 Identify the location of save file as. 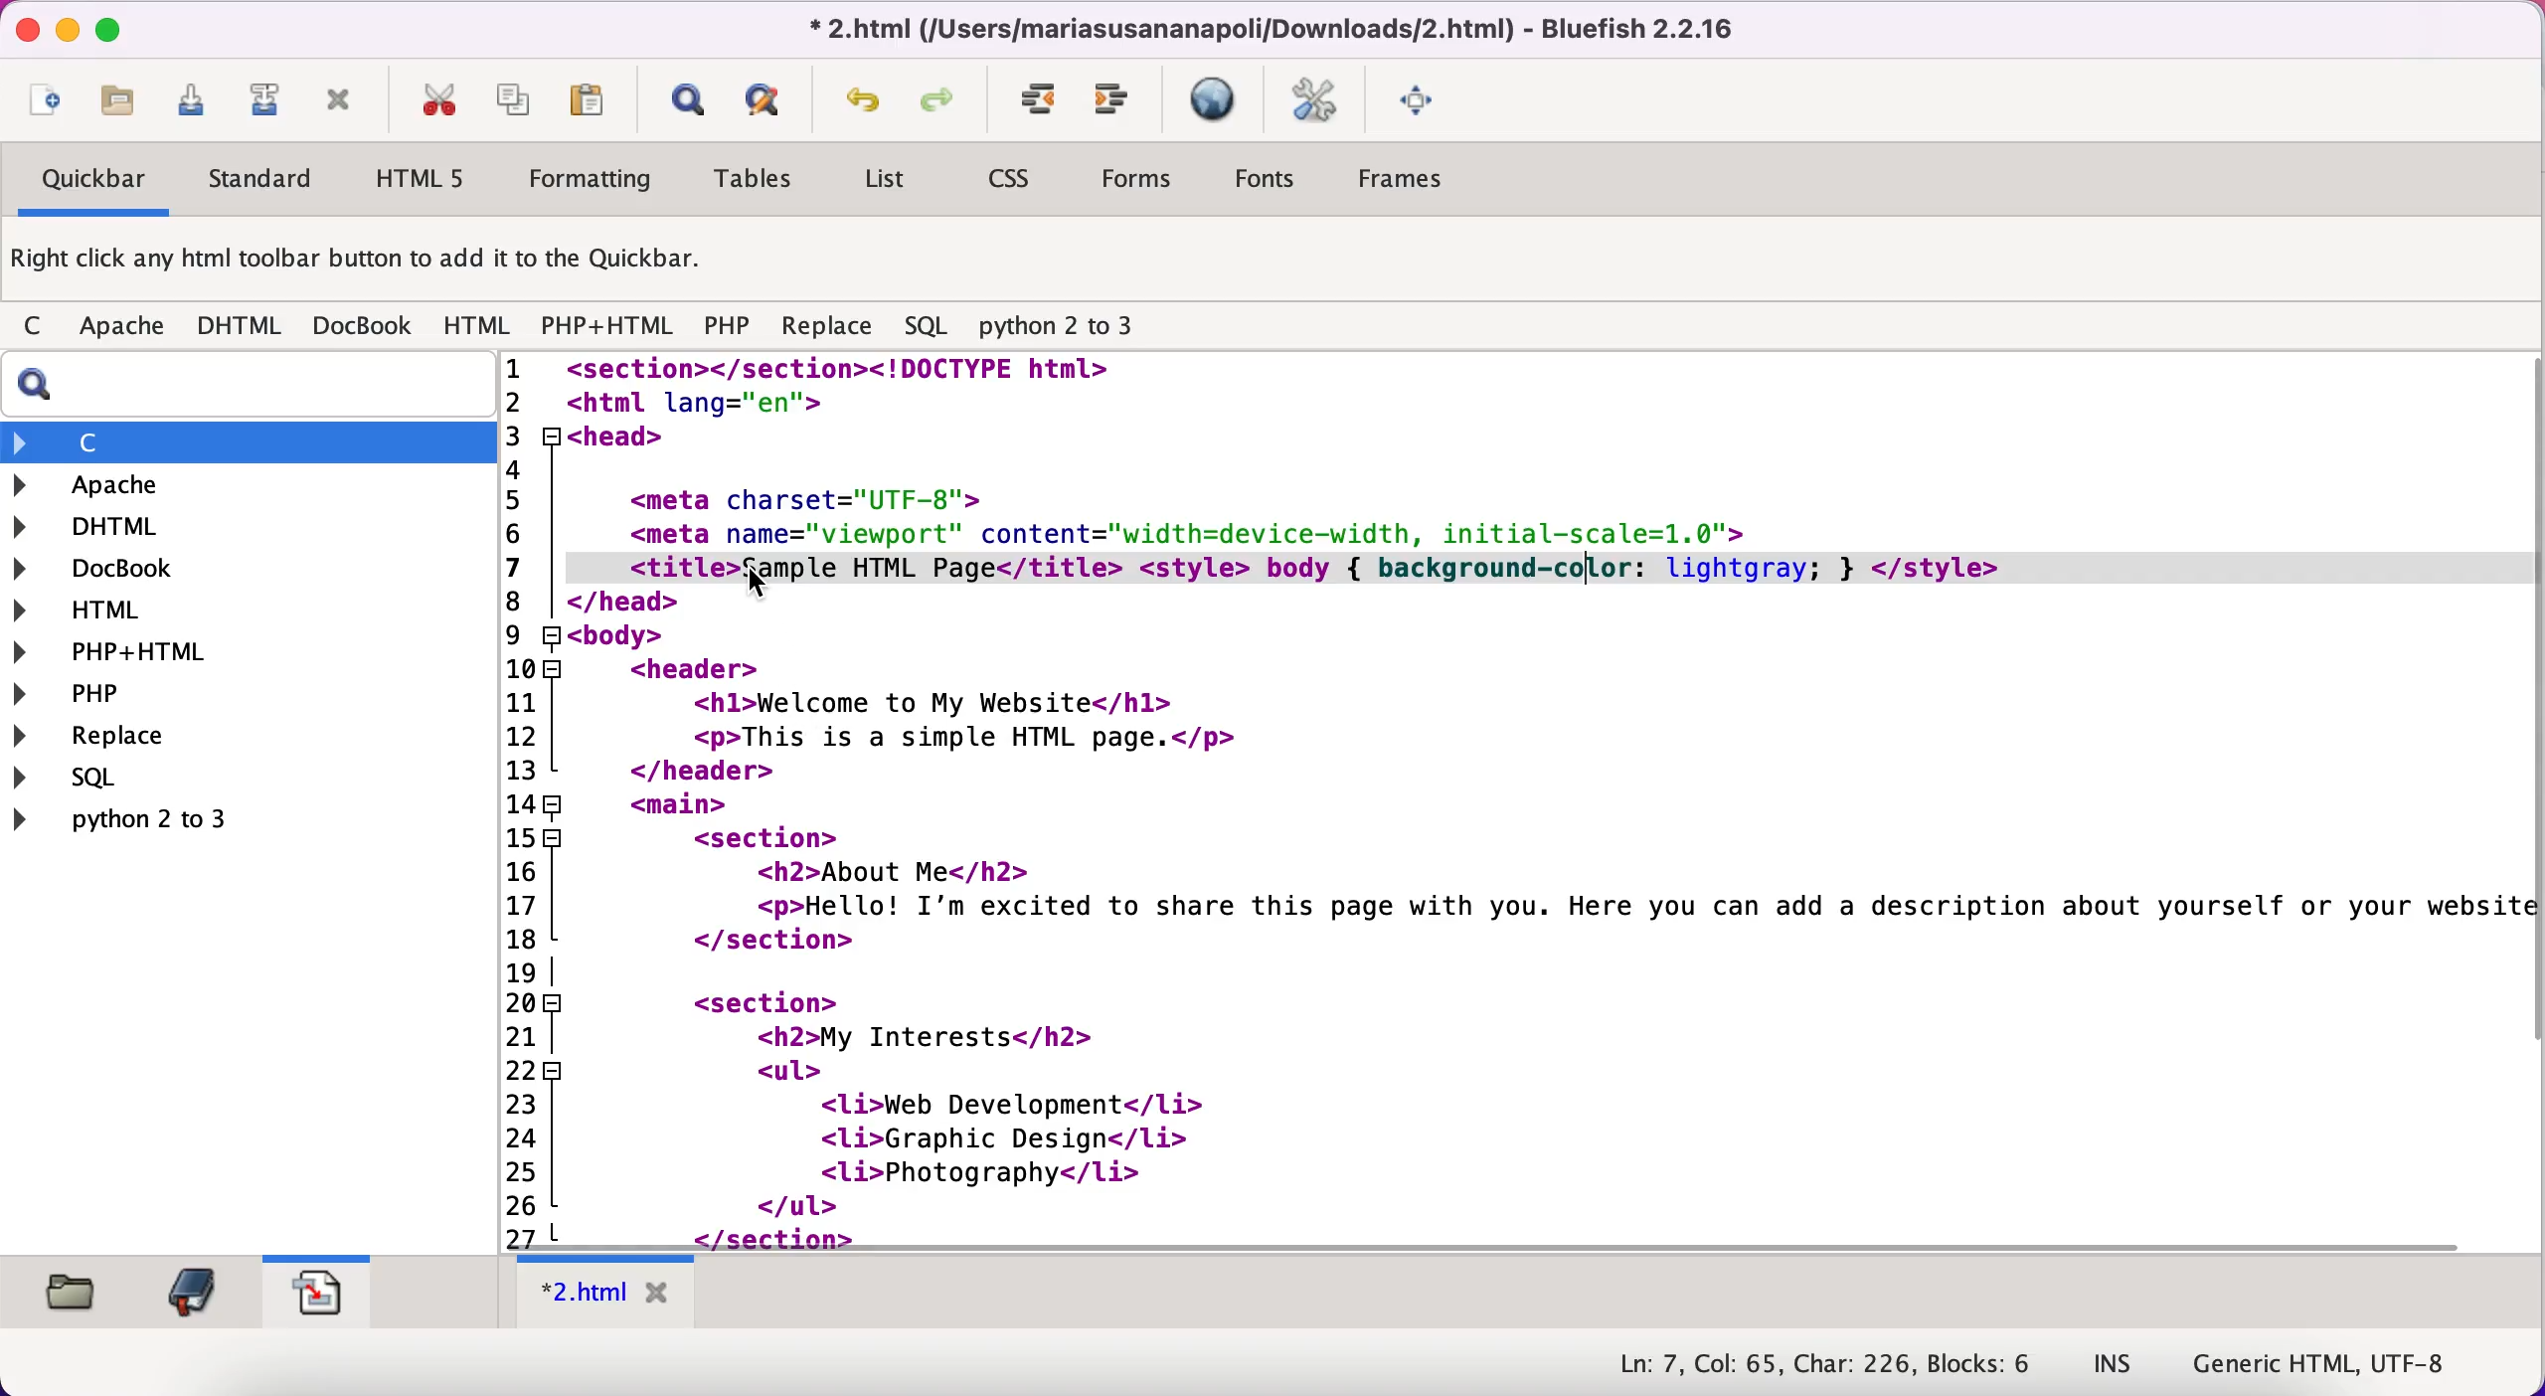
(262, 100).